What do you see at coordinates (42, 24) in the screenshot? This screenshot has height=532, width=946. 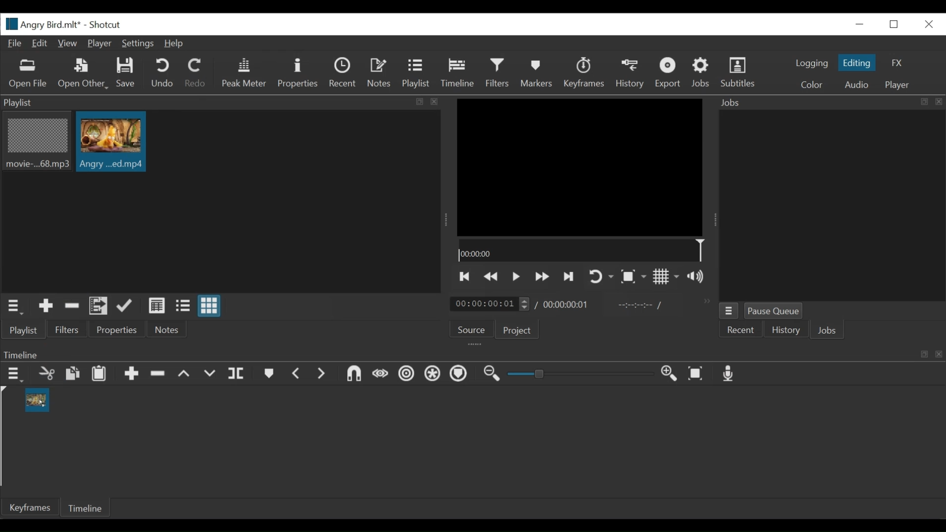 I see `File name` at bounding box center [42, 24].